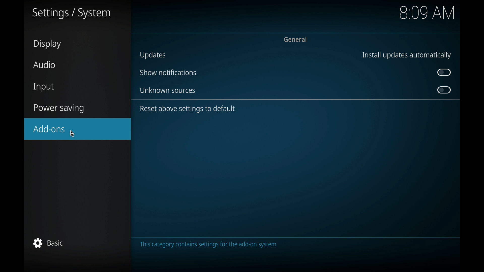 The image size is (484, 272). I want to click on power saving, so click(59, 109).